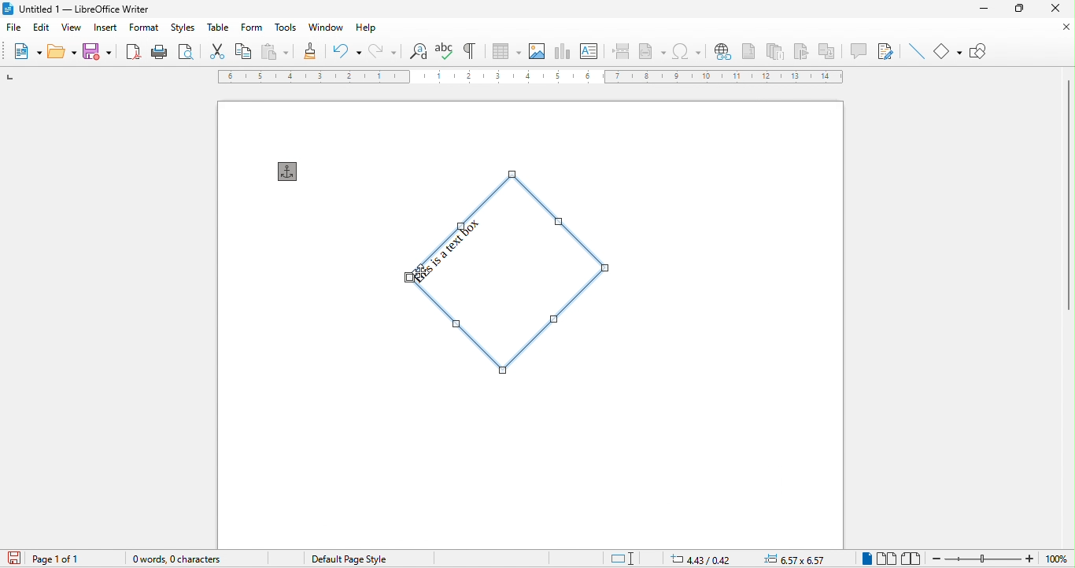 Image resolution: width=1075 pixels, height=568 pixels. I want to click on form, so click(249, 28).